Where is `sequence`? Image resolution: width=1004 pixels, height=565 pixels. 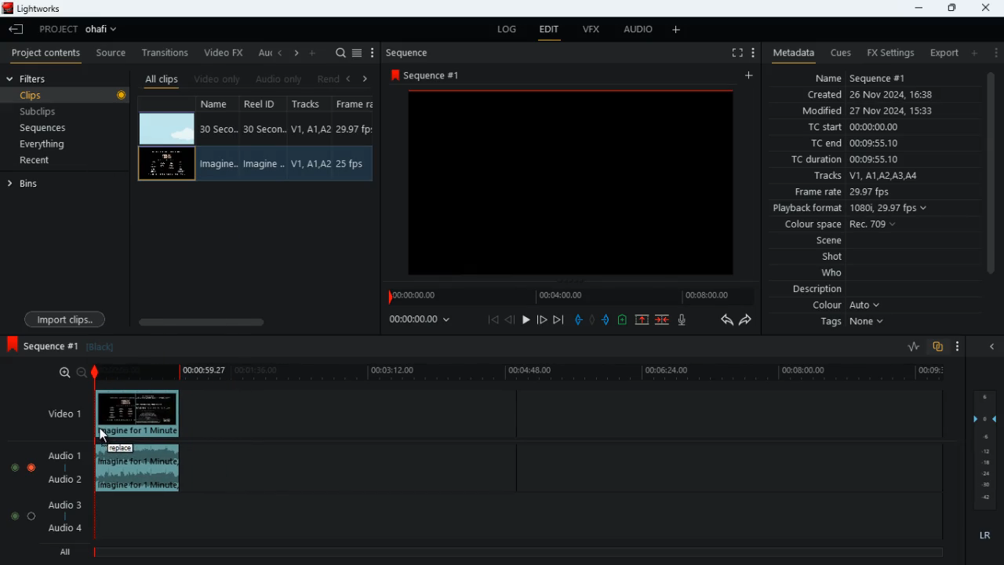 sequence is located at coordinates (43, 344).